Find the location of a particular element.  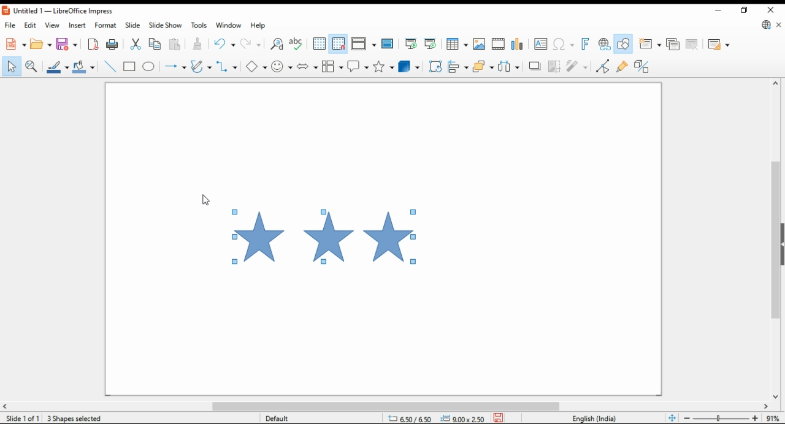

slide show is located at coordinates (164, 26).